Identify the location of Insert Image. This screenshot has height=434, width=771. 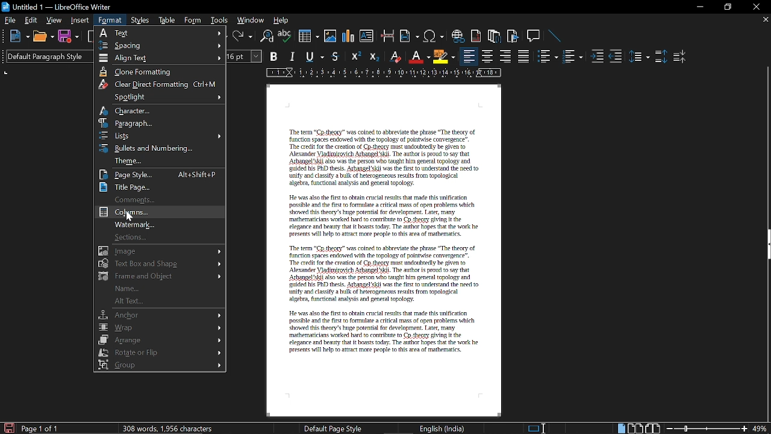
(331, 36).